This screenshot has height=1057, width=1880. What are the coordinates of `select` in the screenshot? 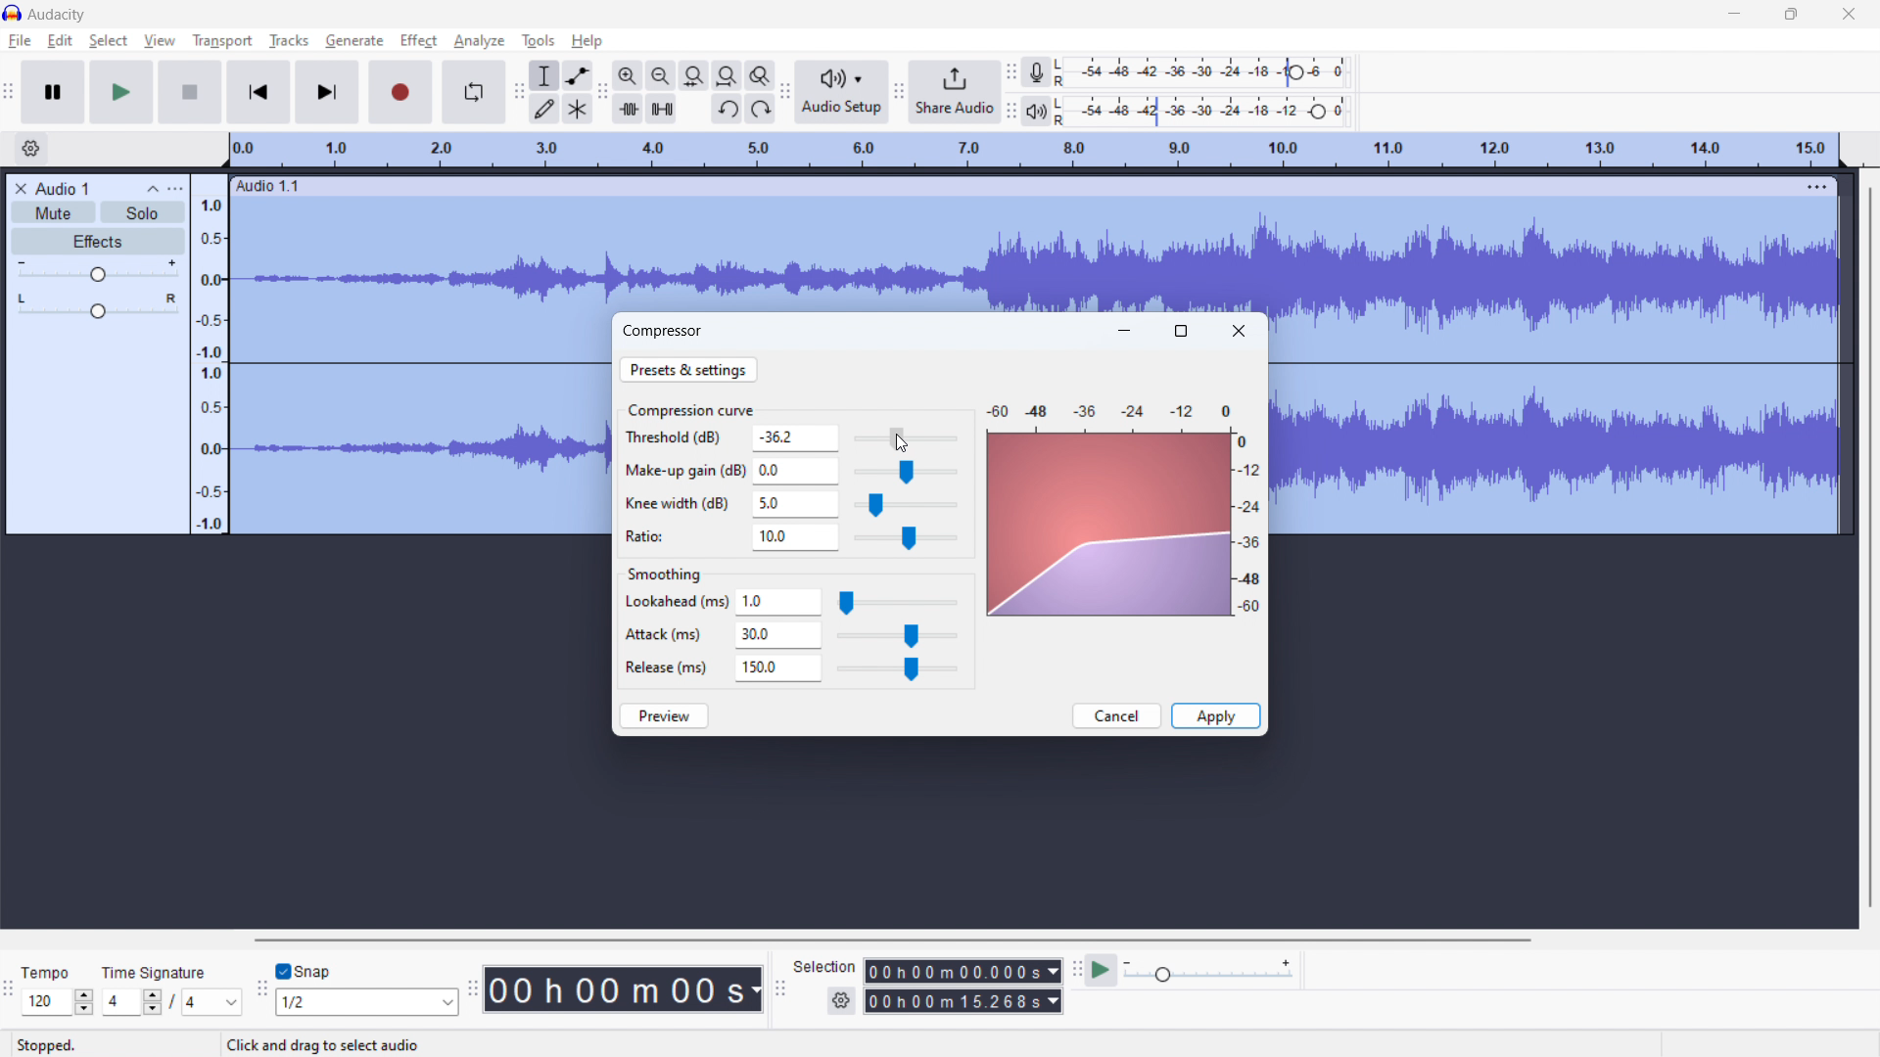 It's located at (109, 41).